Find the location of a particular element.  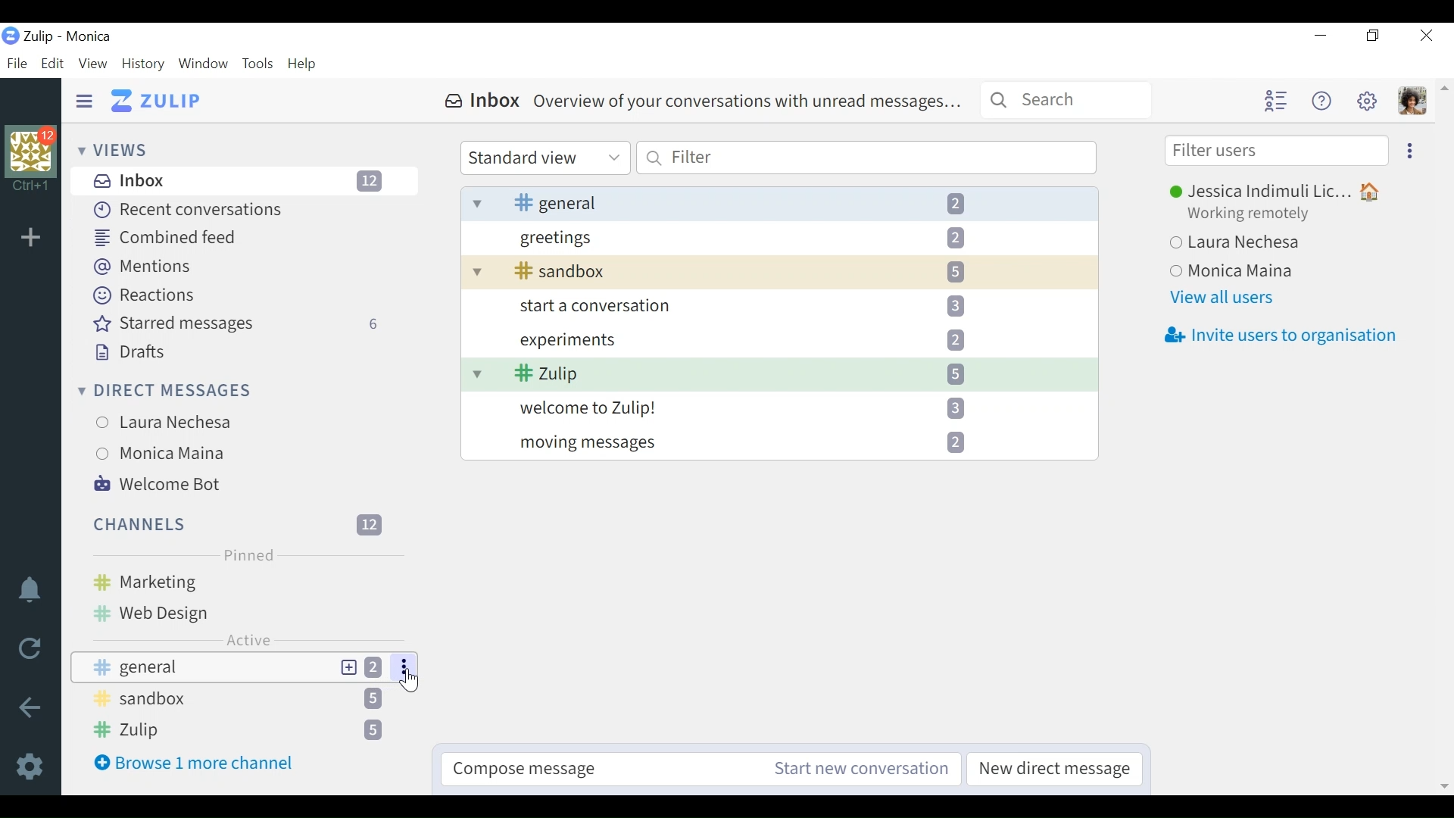

Zulip - Monica is located at coordinates (69, 36).